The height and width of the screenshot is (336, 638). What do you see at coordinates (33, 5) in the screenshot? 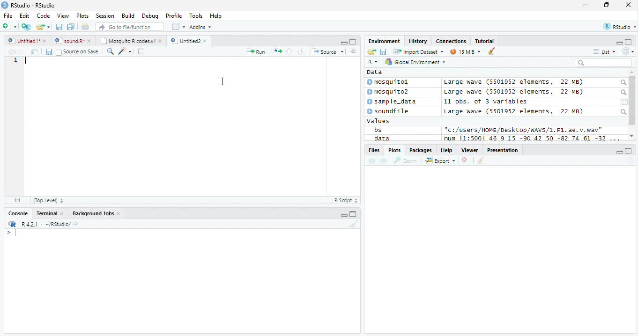
I see `RStudio - RStudio` at bounding box center [33, 5].